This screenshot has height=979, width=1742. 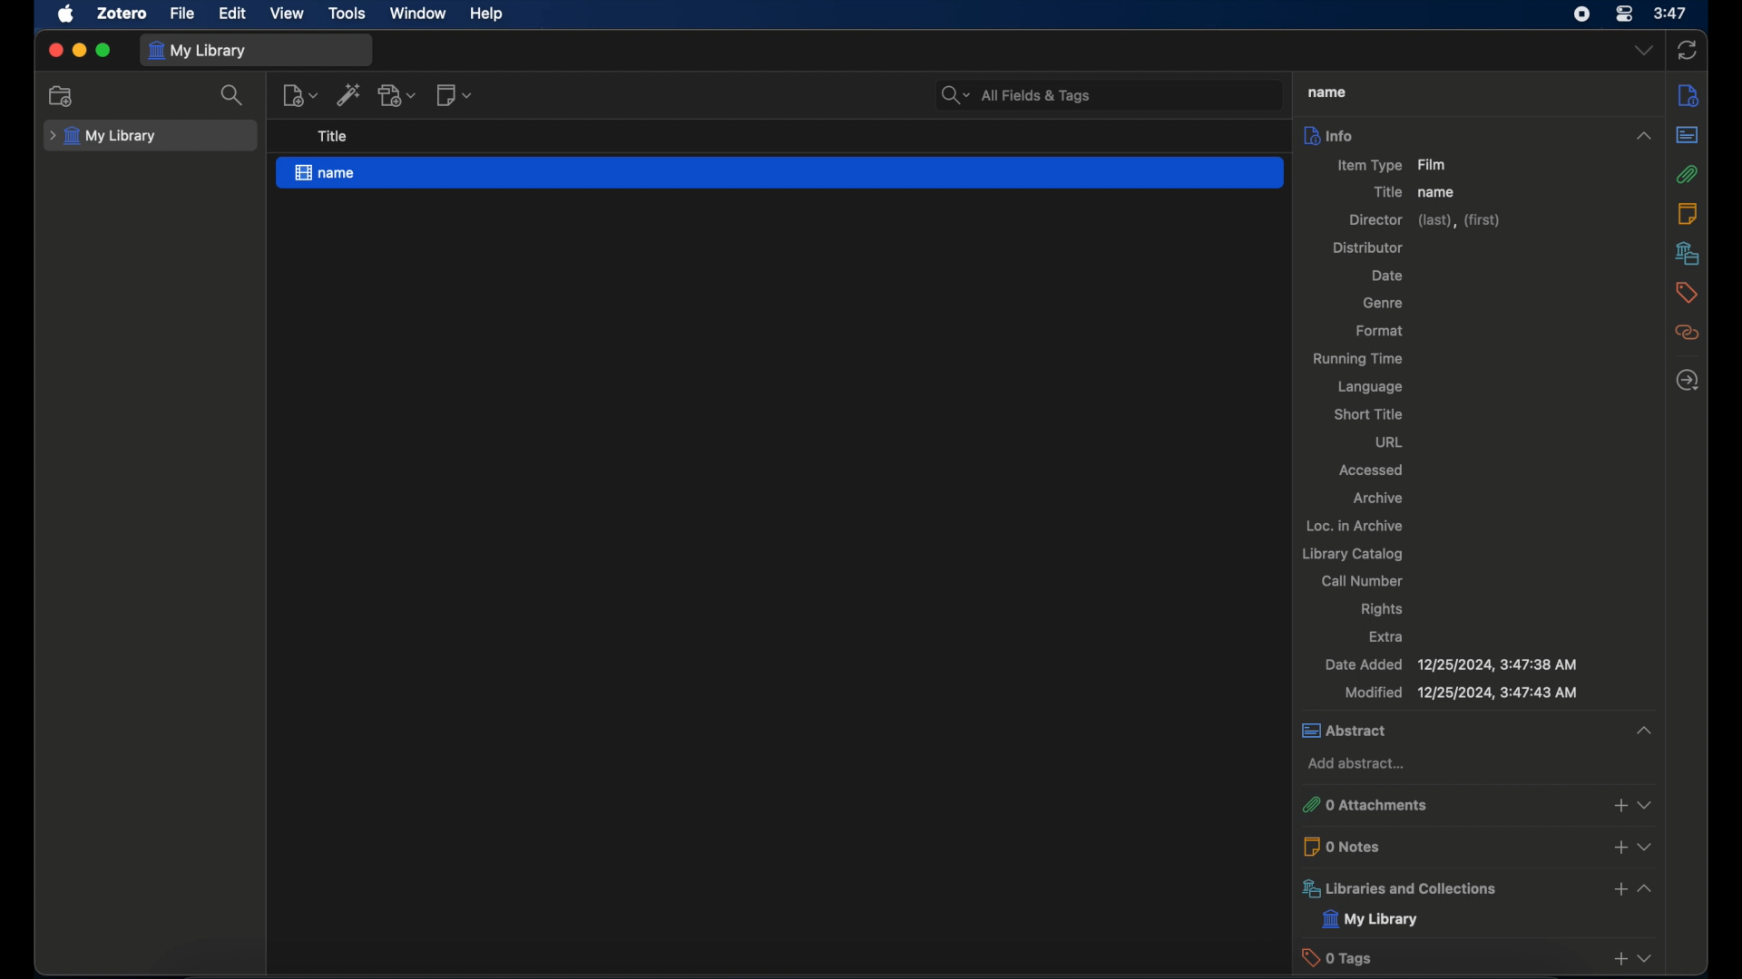 I want to click on new item, so click(x=298, y=95).